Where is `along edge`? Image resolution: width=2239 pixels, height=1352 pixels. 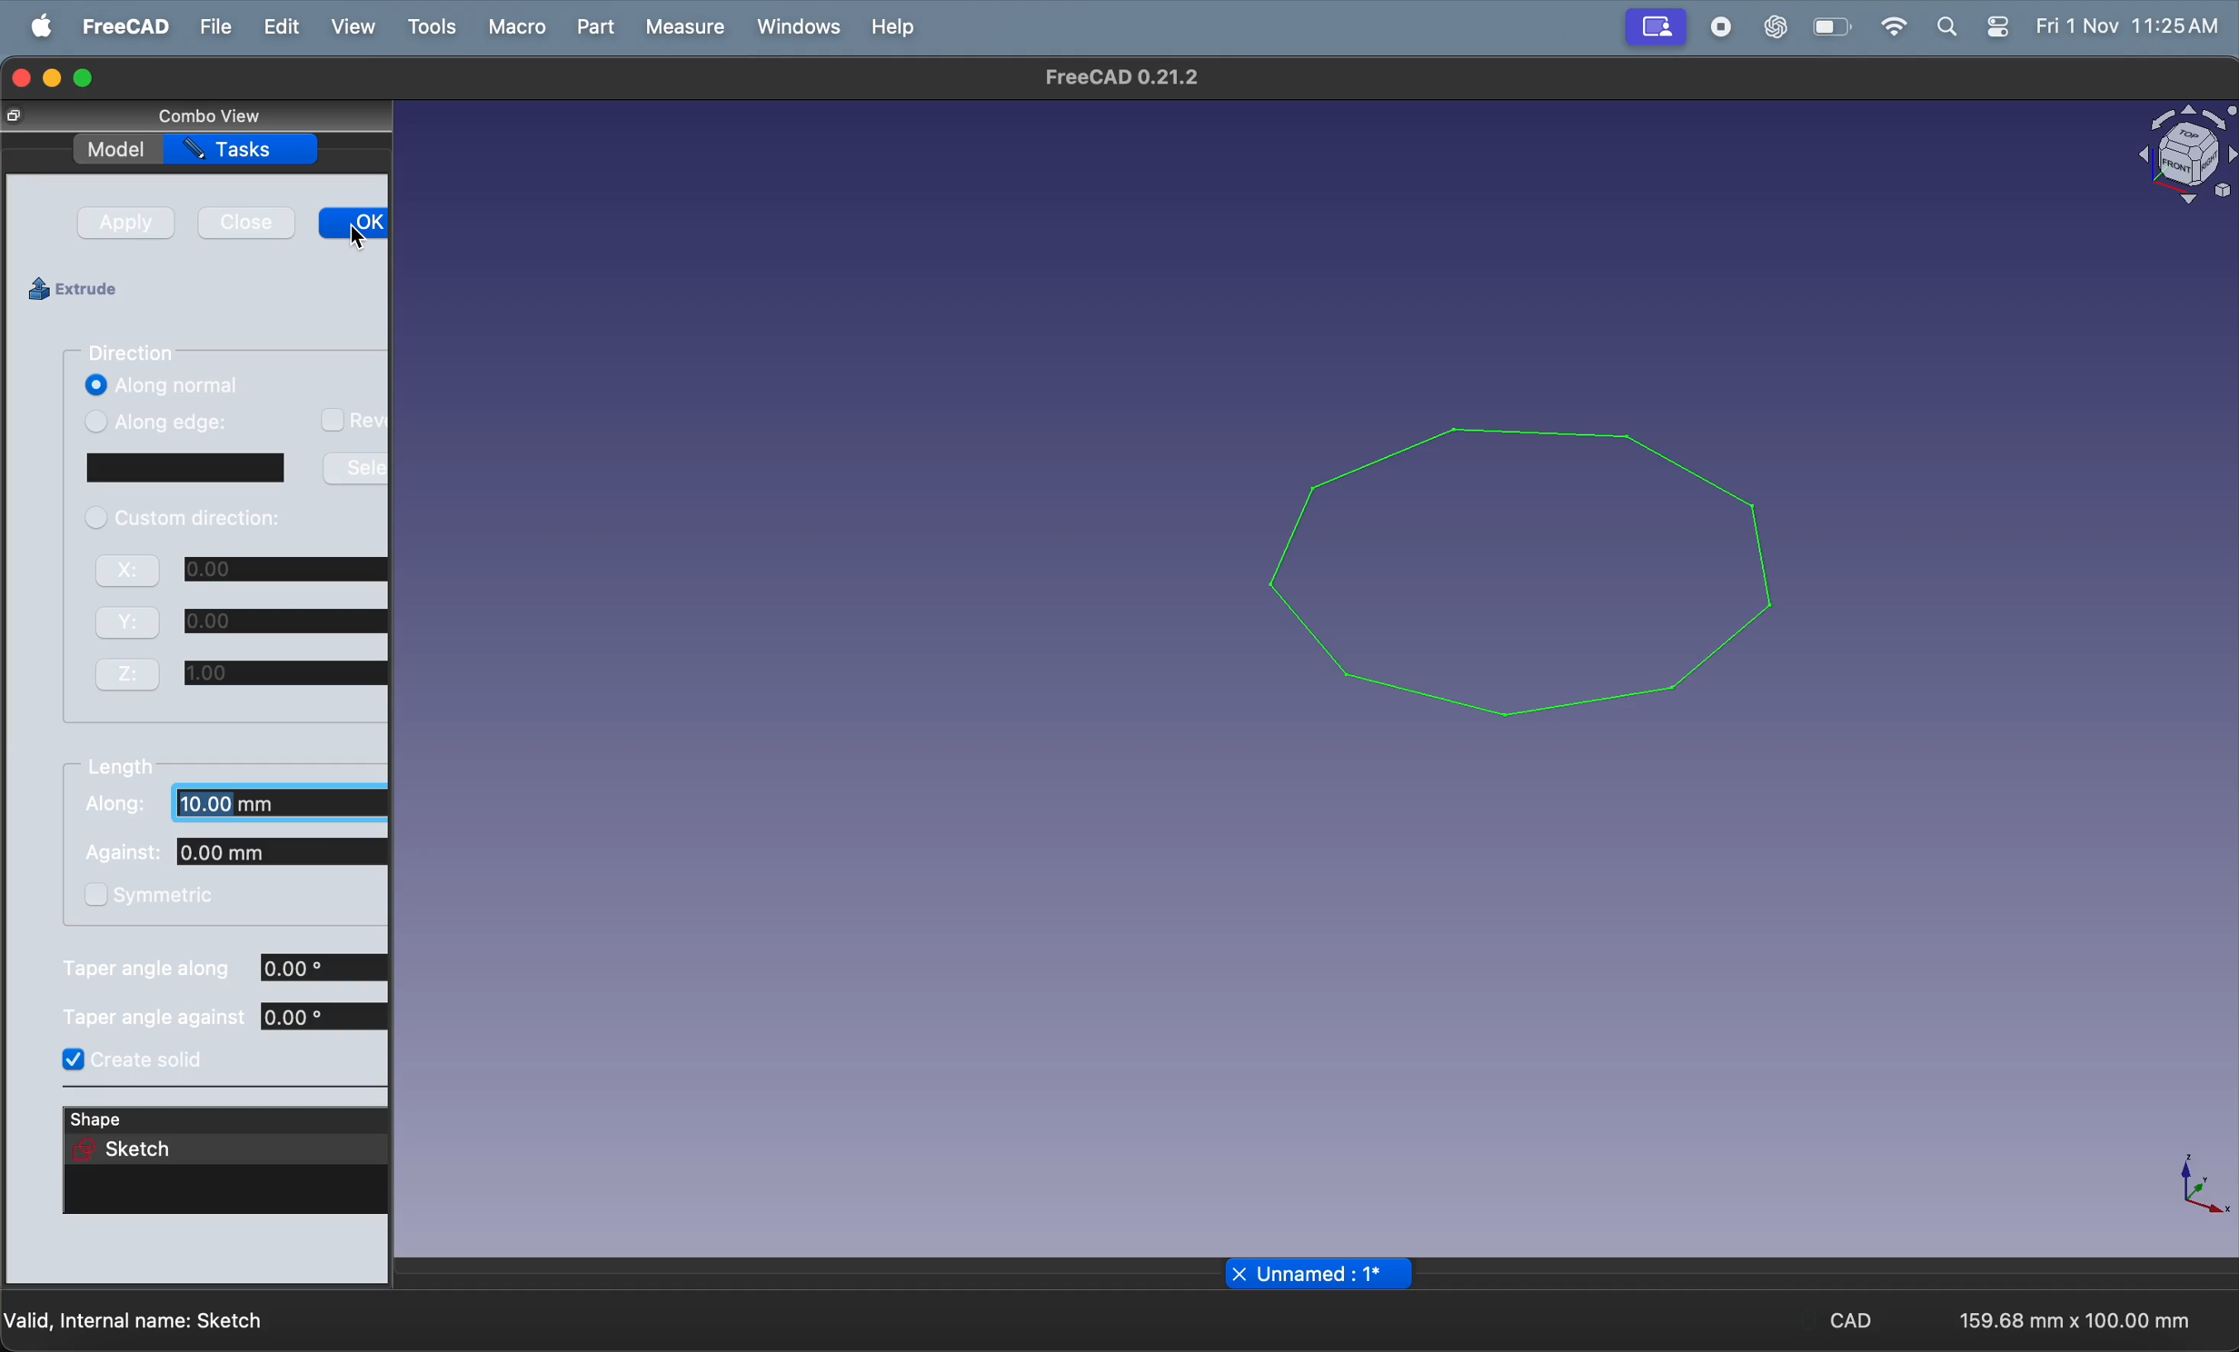 along edge is located at coordinates (167, 423).